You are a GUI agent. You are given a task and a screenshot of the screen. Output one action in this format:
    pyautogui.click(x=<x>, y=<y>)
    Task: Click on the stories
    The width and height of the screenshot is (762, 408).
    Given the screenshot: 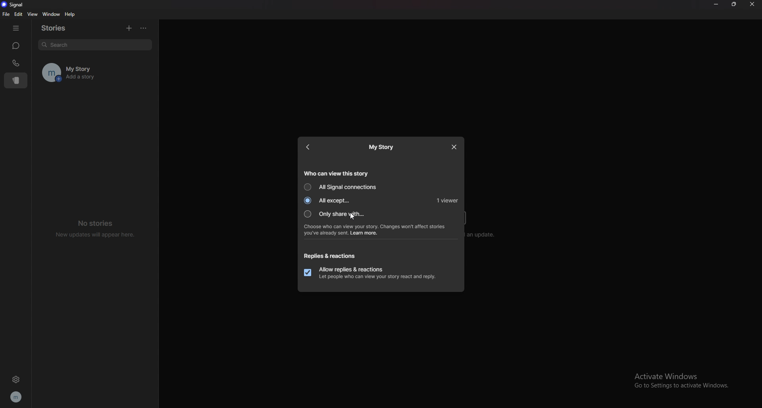 What is the action you would take?
    pyautogui.click(x=16, y=81)
    